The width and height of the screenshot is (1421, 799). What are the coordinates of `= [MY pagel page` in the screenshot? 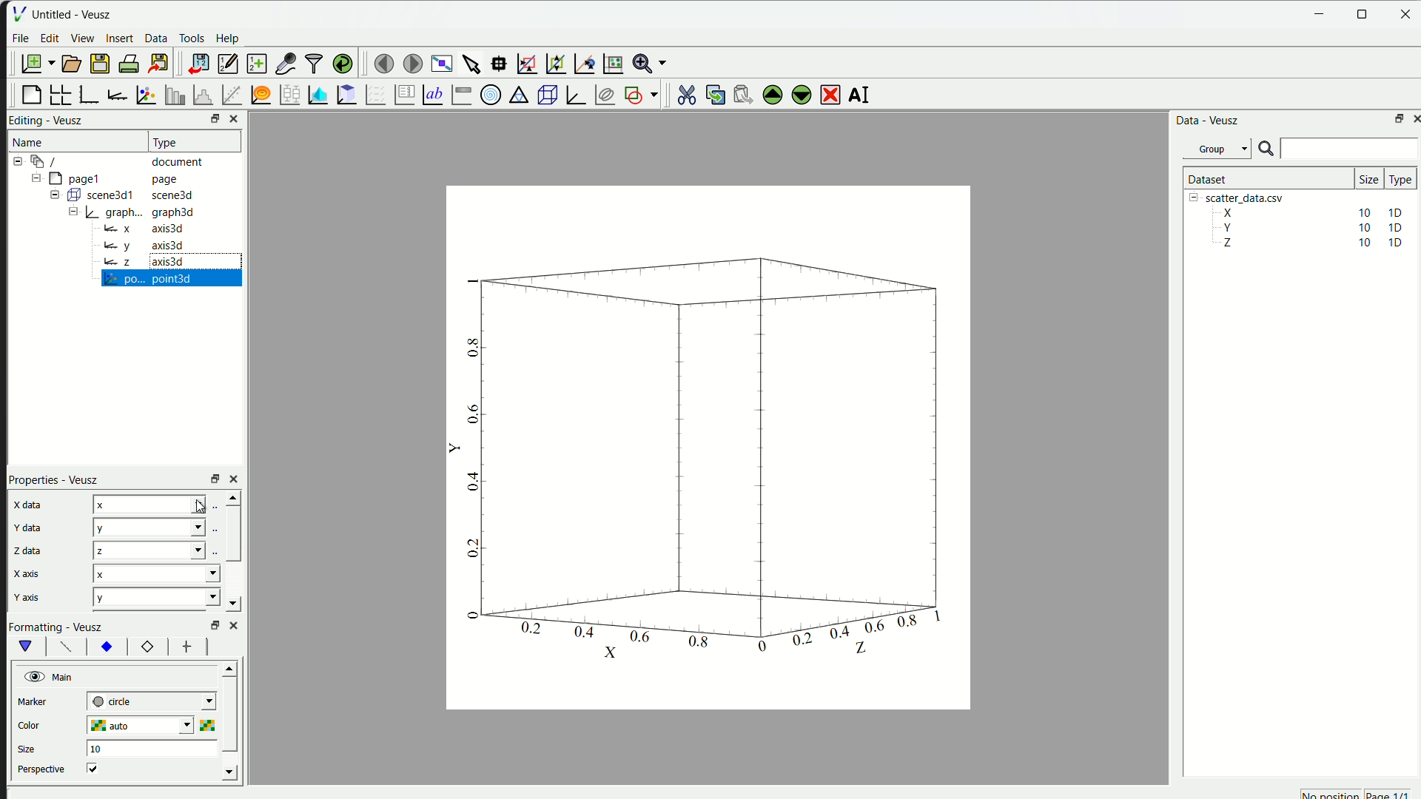 It's located at (114, 177).